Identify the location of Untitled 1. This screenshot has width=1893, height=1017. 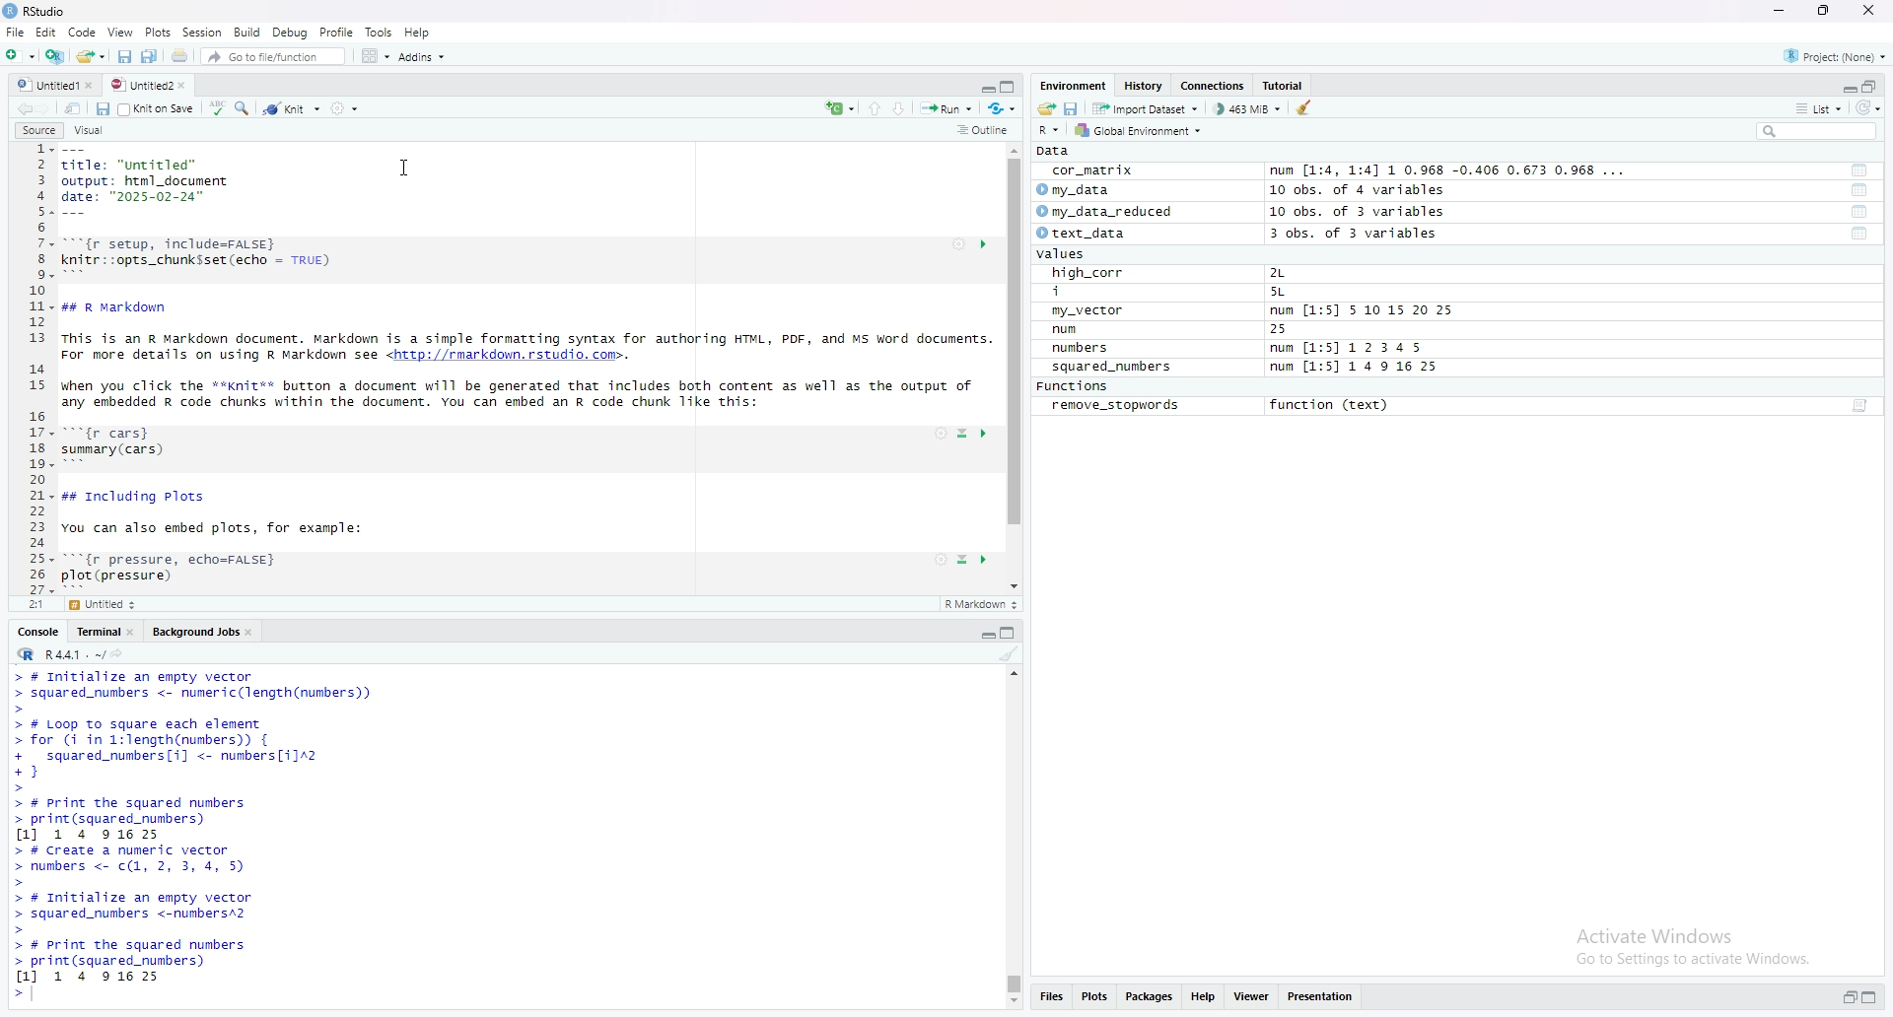
(41, 85).